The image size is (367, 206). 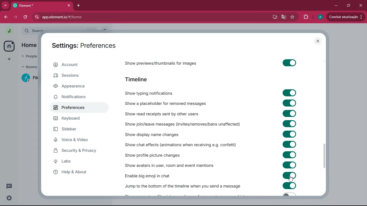 What do you see at coordinates (133, 17) in the screenshot?
I see `app.element.io/#/home` at bounding box center [133, 17].